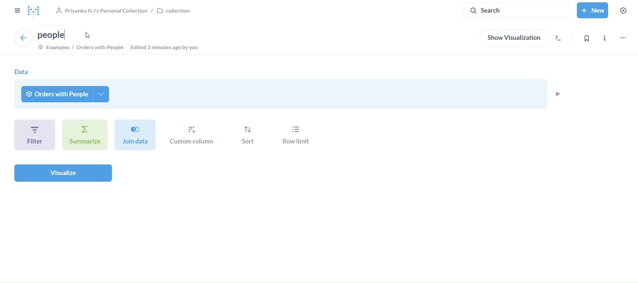 The width and height of the screenshot is (638, 283). Describe the element at coordinates (248, 136) in the screenshot. I see `sort` at that location.